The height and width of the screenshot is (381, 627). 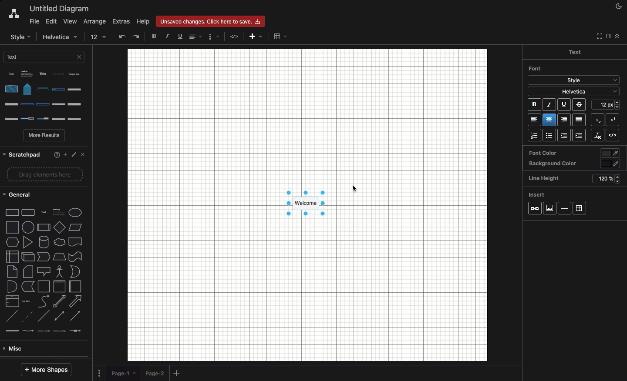 I want to click on Advanced, so click(x=42, y=286).